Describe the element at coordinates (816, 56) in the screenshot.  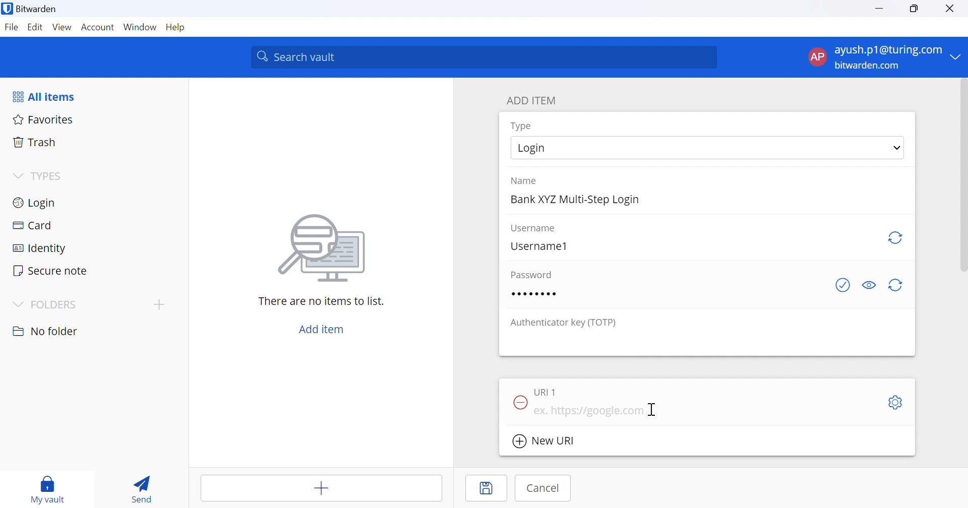
I see `AP` at that location.